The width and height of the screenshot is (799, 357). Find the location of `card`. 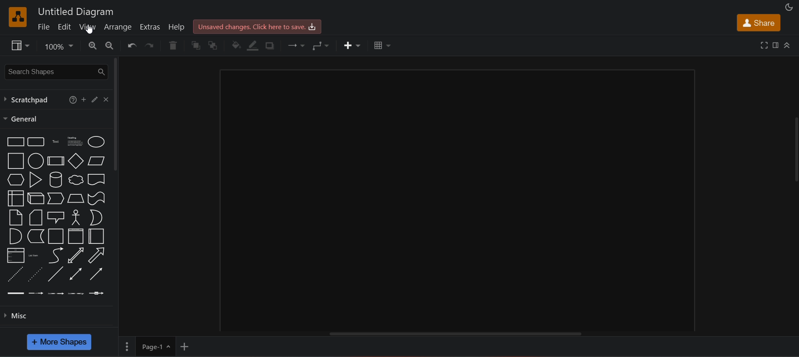

card is located at coordinates (36, 218).